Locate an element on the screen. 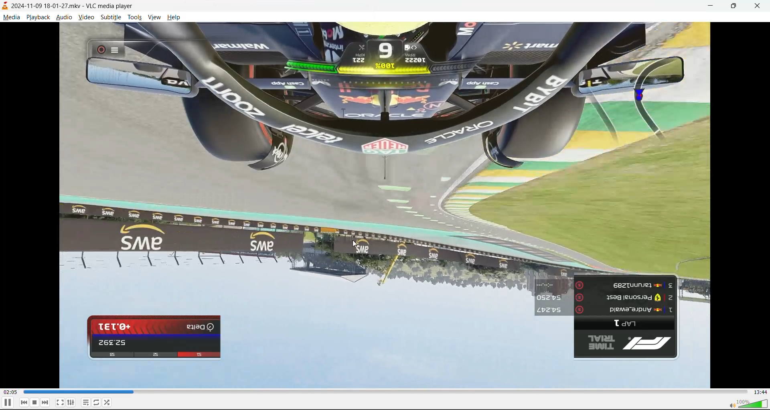 The width and height of the screenshot is (770, 410). current track time is located at coordinates (10, 392).